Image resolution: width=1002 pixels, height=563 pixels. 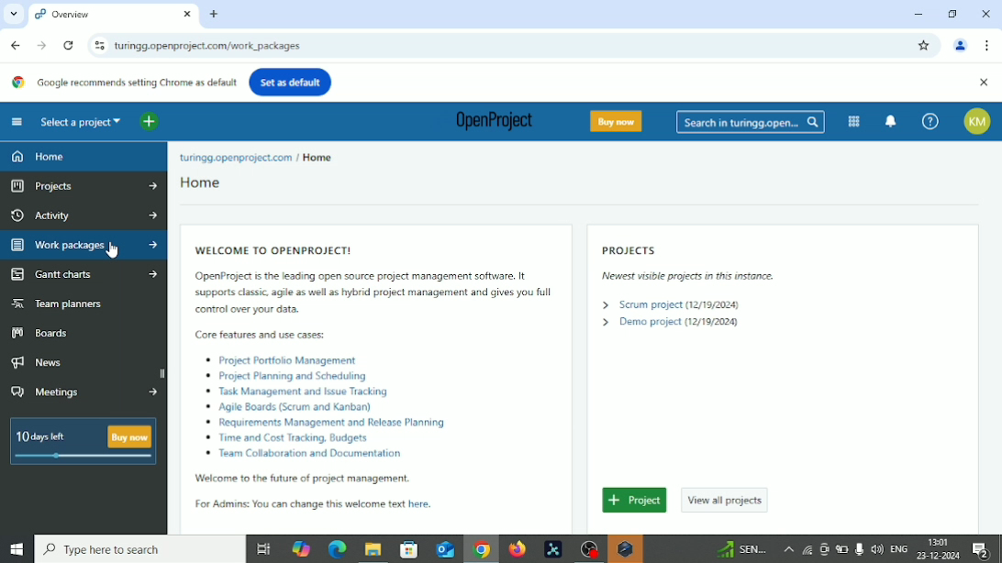 I want to click on Modules, so click(x=853, y=121).